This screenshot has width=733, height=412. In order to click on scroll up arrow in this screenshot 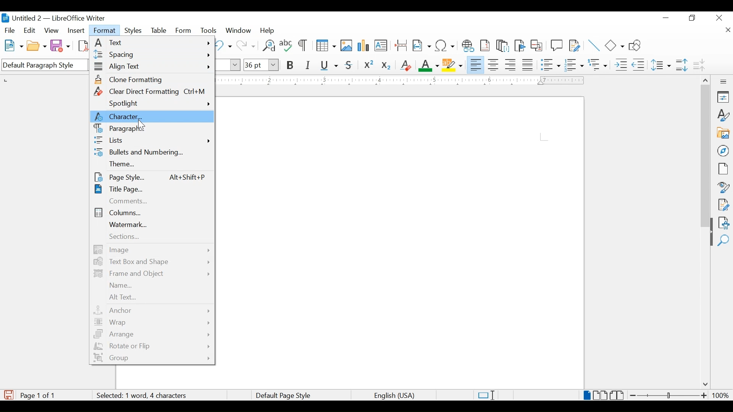, I will do `click(704, 79)`.